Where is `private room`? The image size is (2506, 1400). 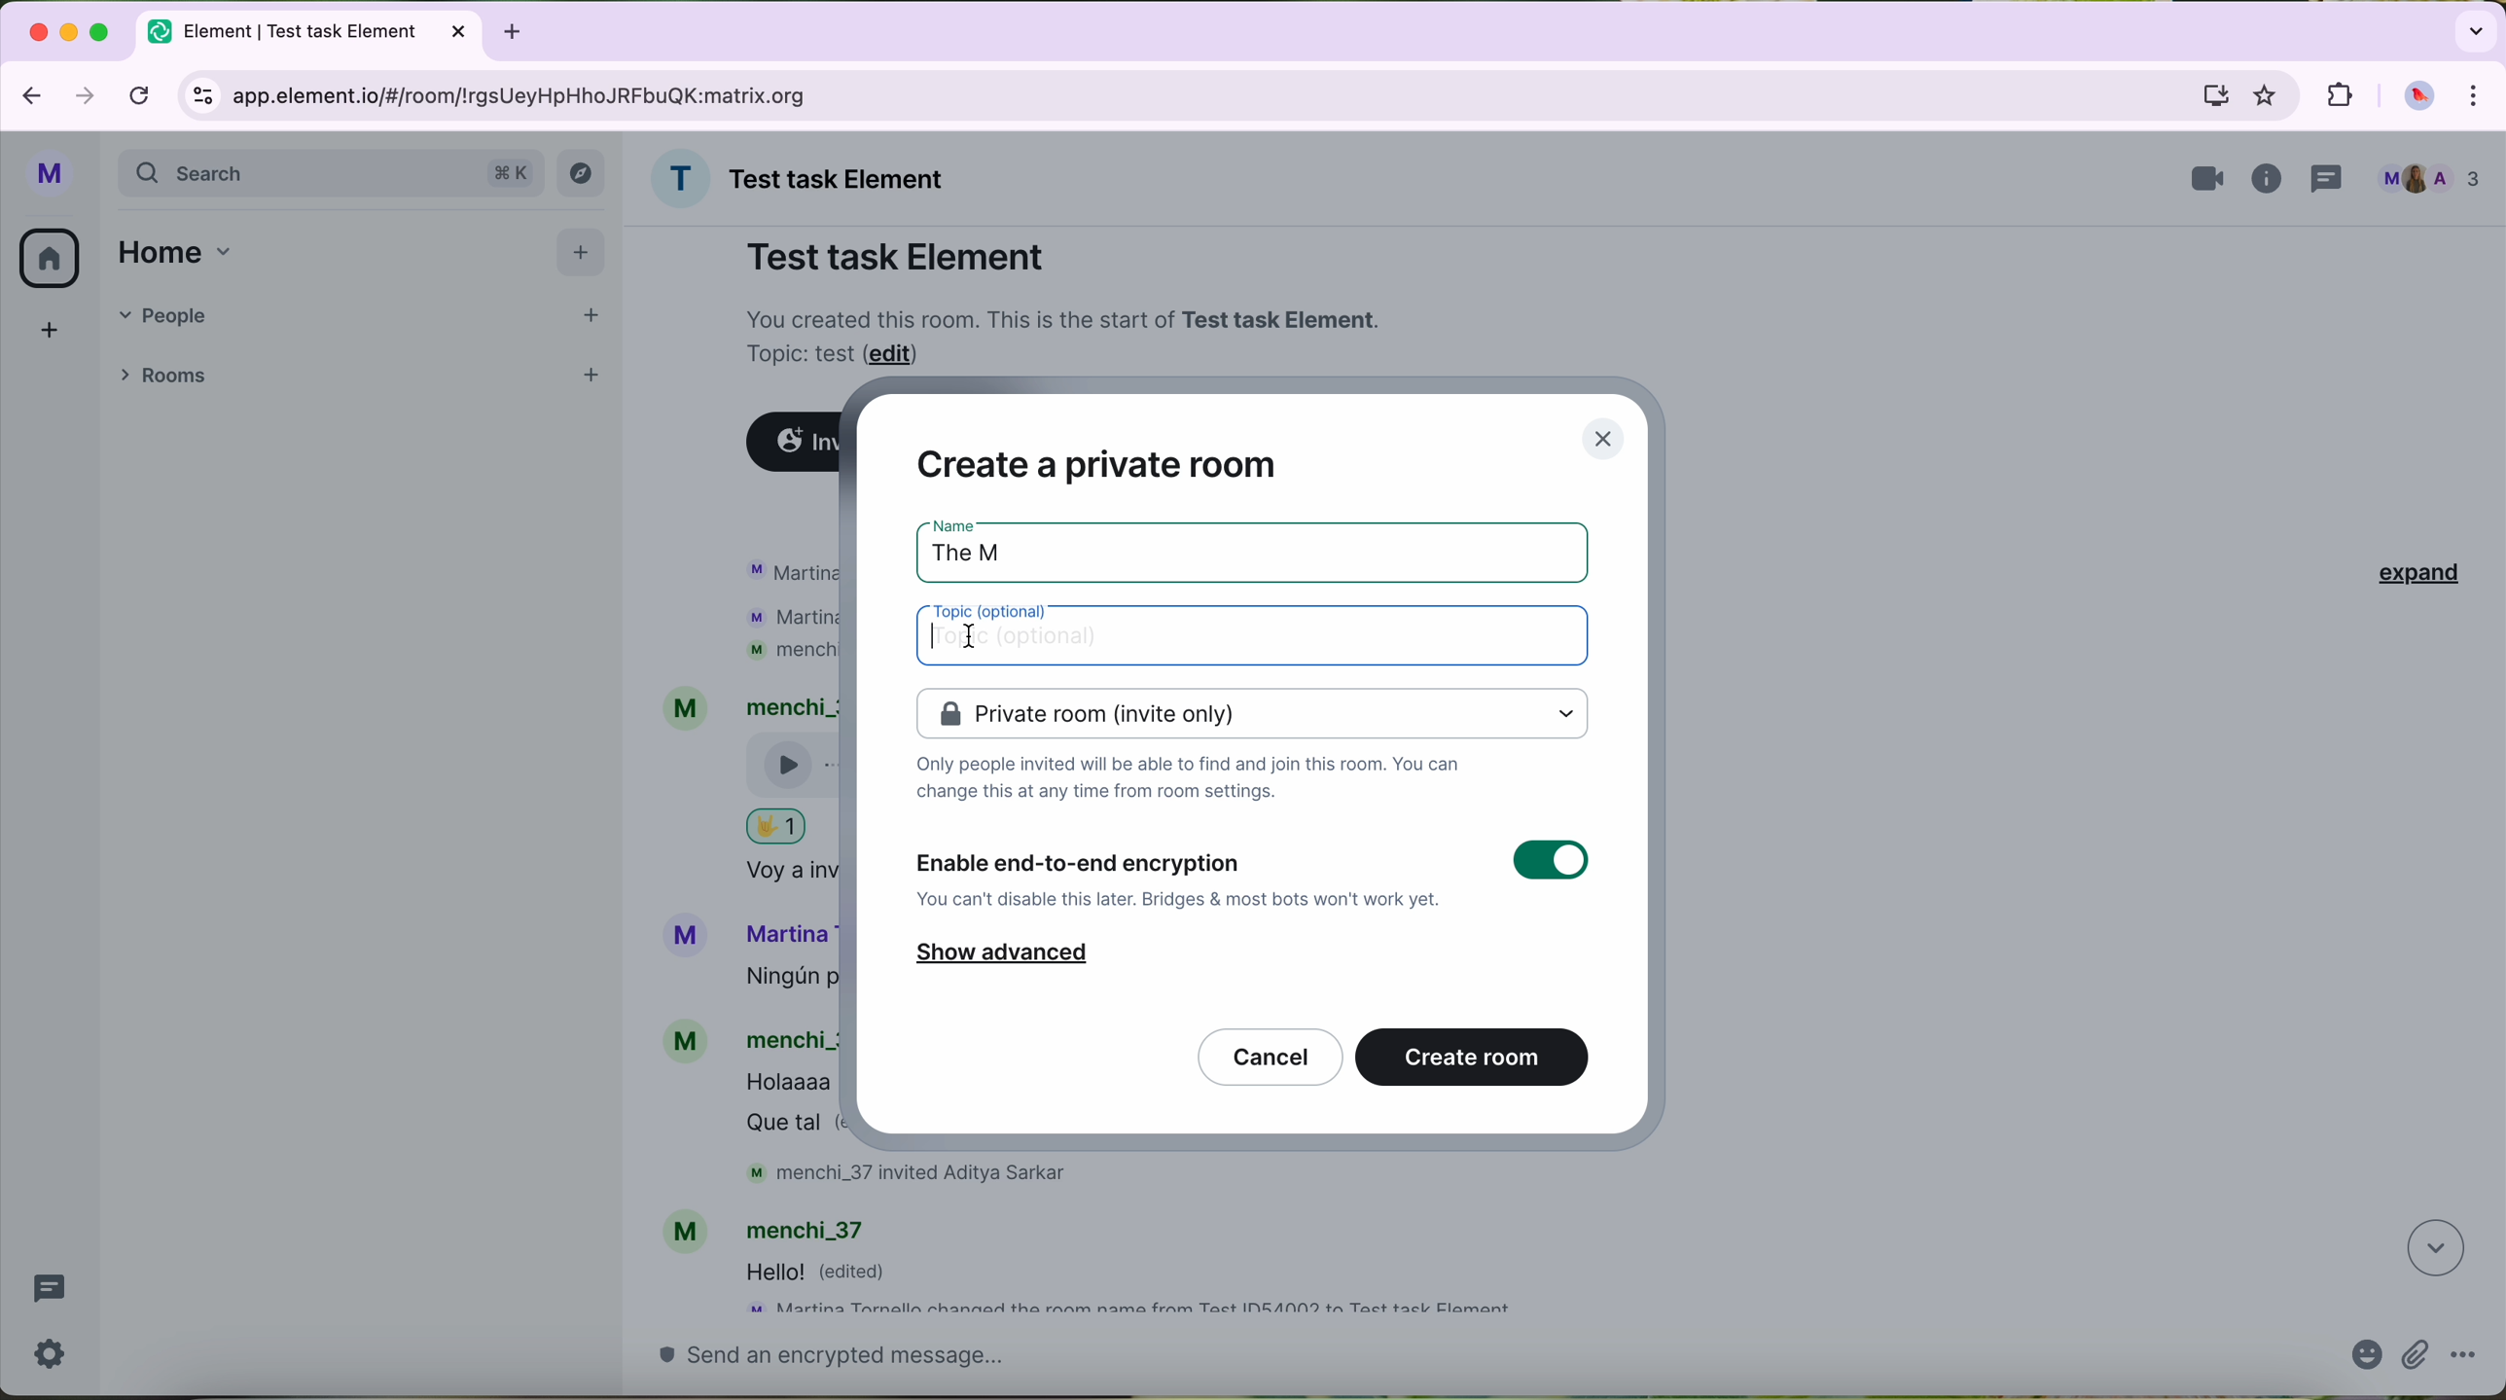 private room is located at coordinates (1251, 713).